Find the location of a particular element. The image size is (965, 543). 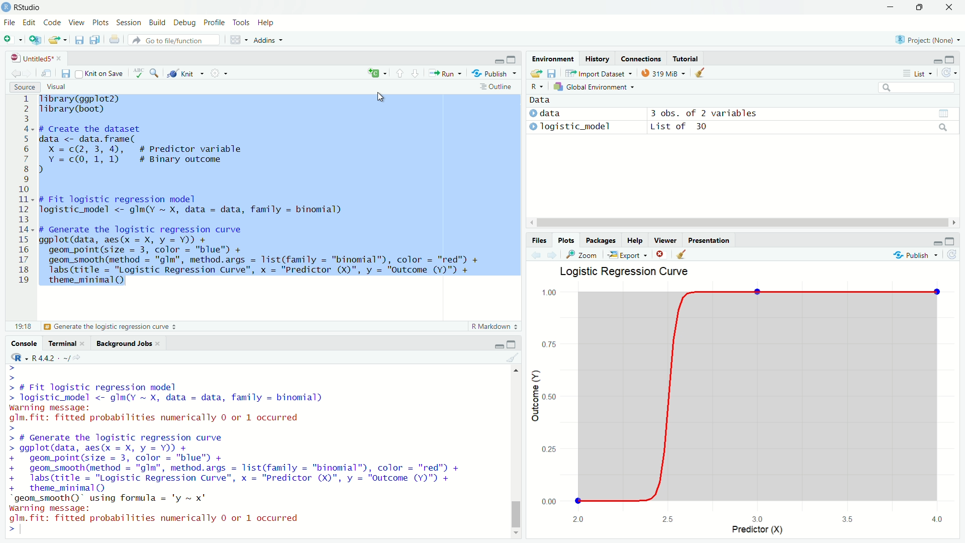

202 MiB is located at coordinates (663, 72).